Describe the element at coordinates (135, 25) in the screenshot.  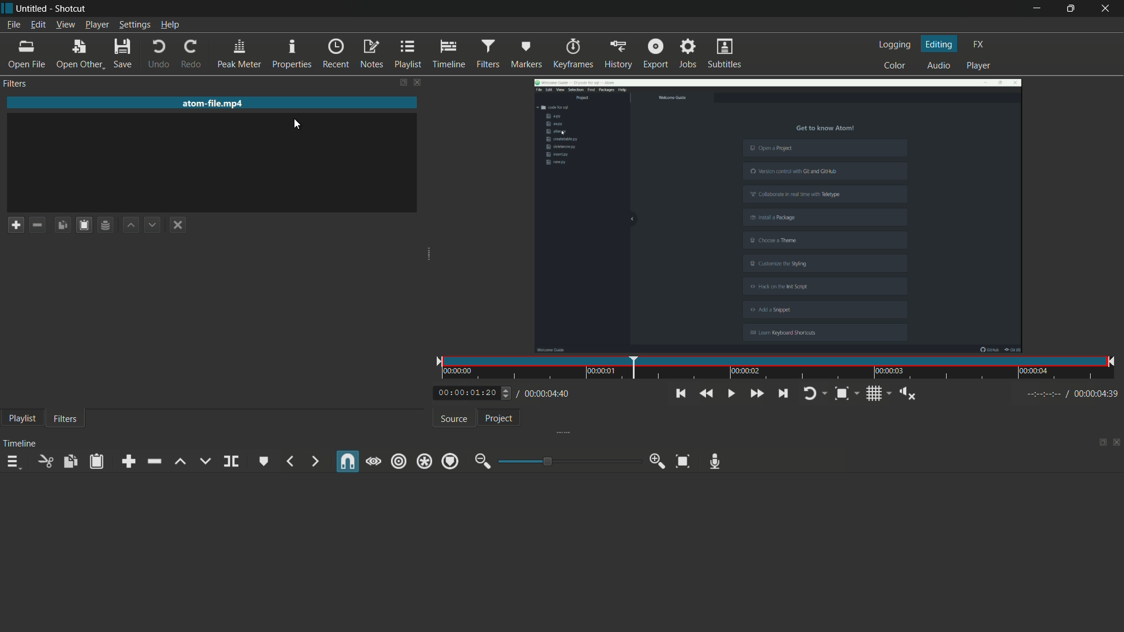
I see `settings menu` at that location.